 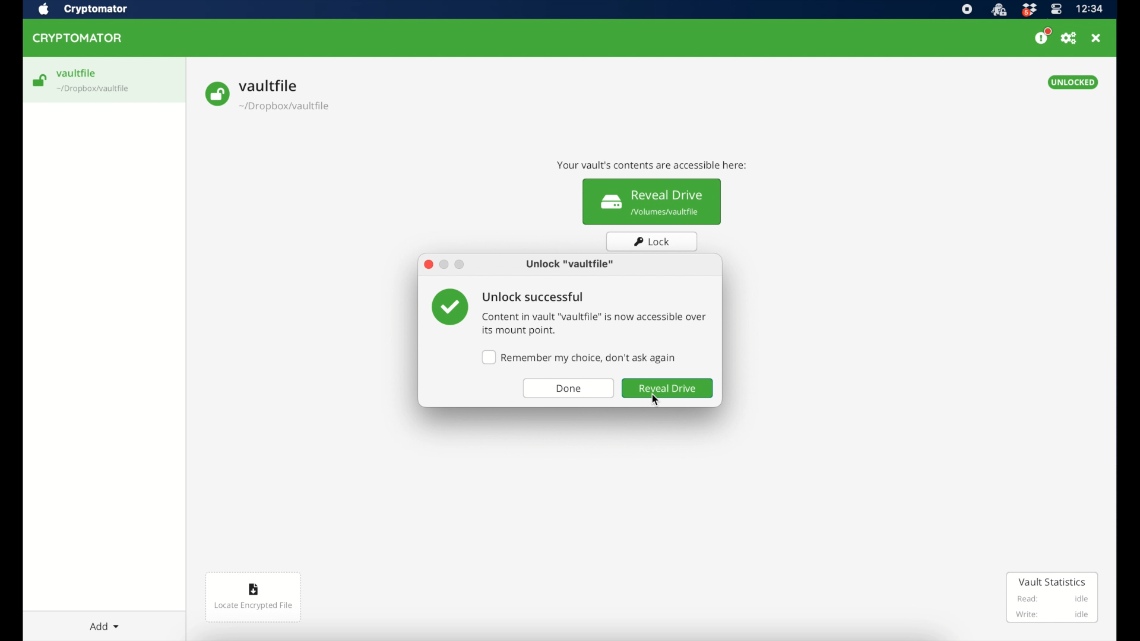 What do you see at coordinates (460, 266) in the screenshot?
I see `maximize` at bounding box center [460, 266].